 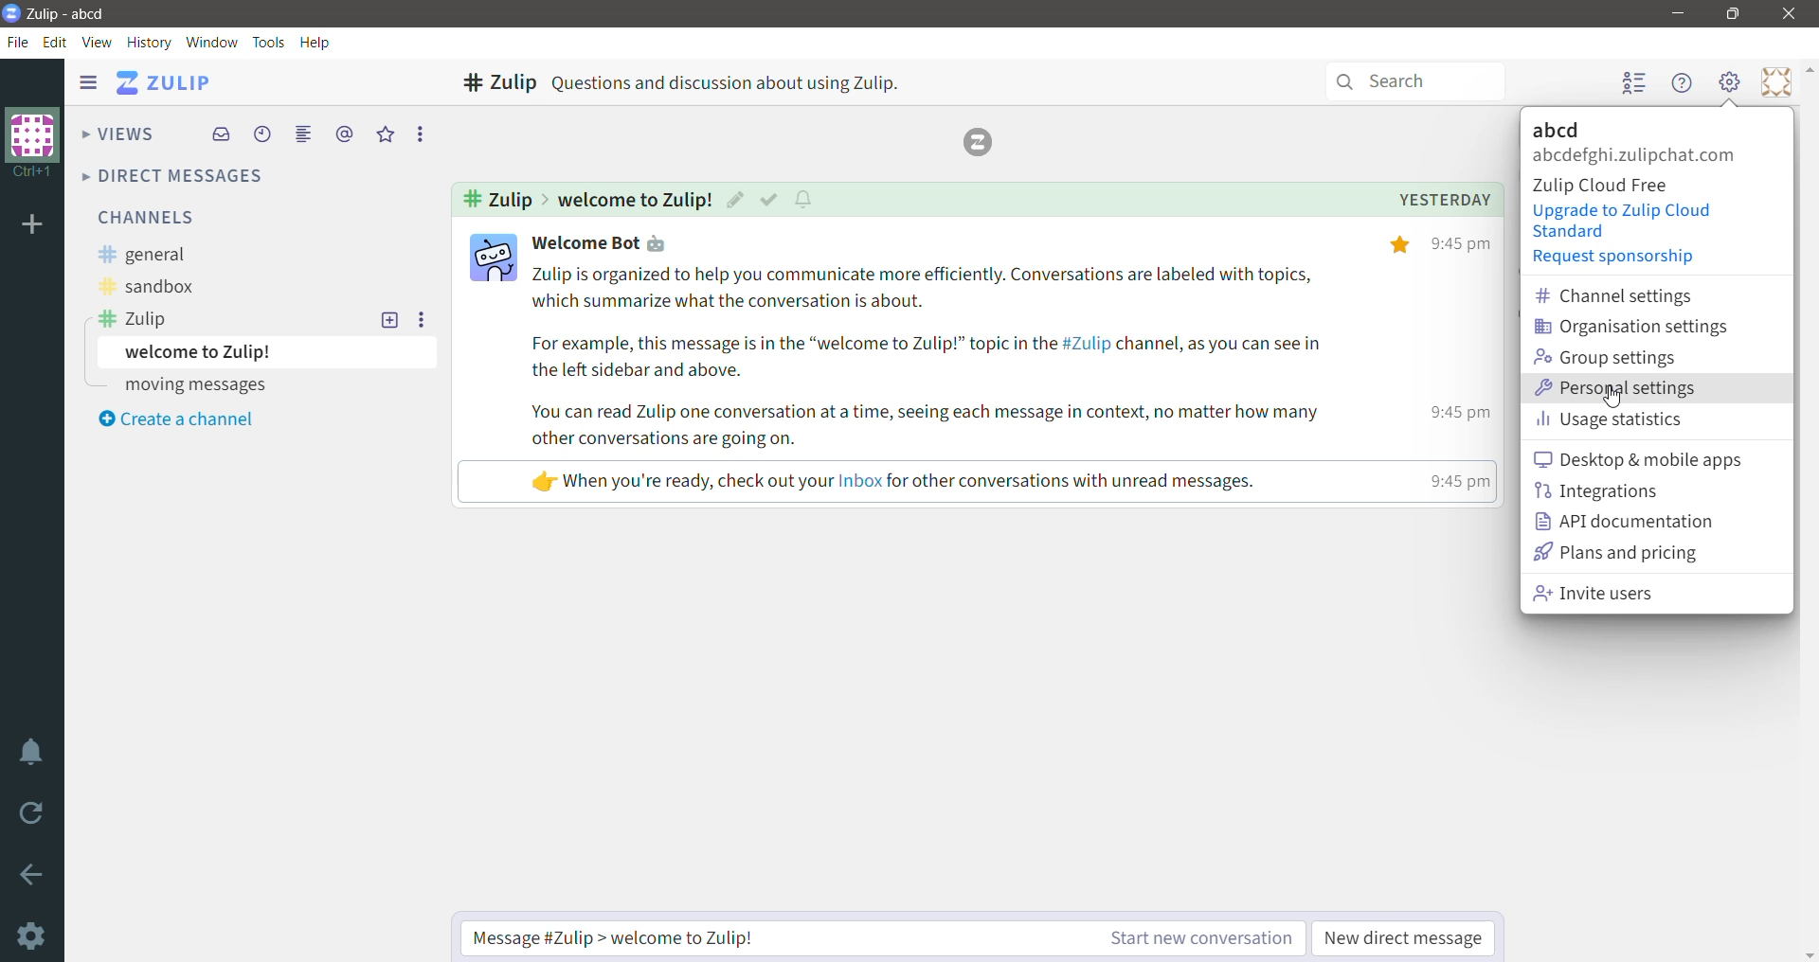 I want to click on Enable Do Not Disturb, so click(x=32, y=753).